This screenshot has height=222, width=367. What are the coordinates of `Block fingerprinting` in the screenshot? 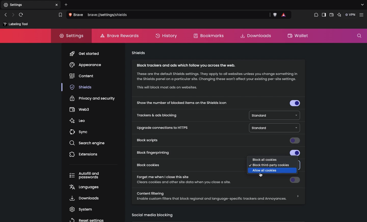 It's located at (219, 152).